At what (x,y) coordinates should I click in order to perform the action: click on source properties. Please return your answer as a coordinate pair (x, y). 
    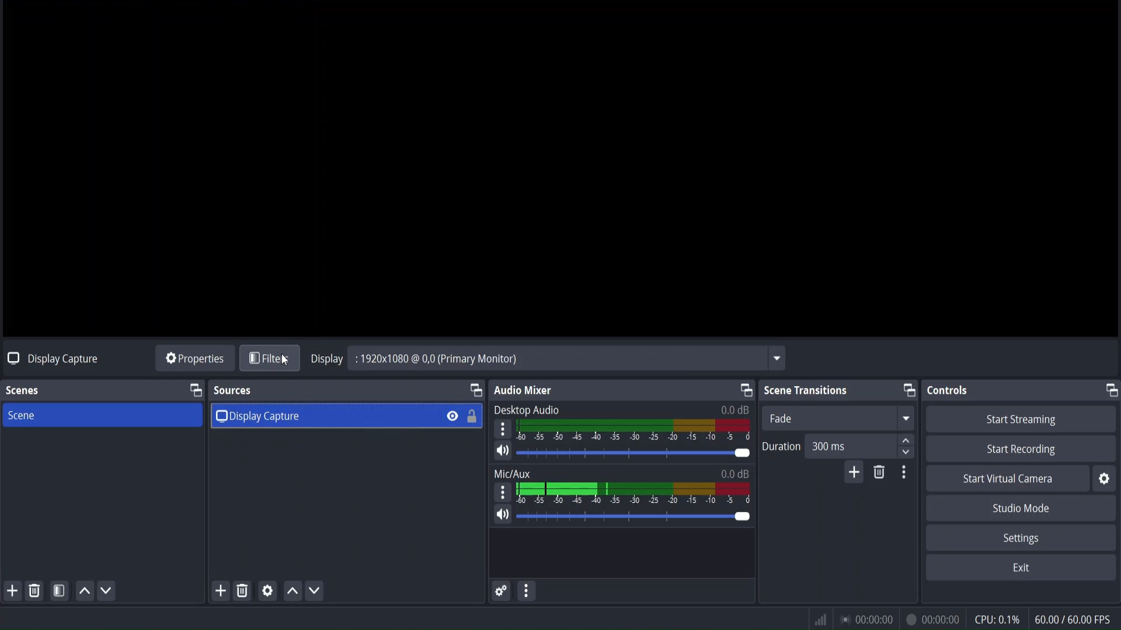
    Looking at the image, I should click on (194, 360).